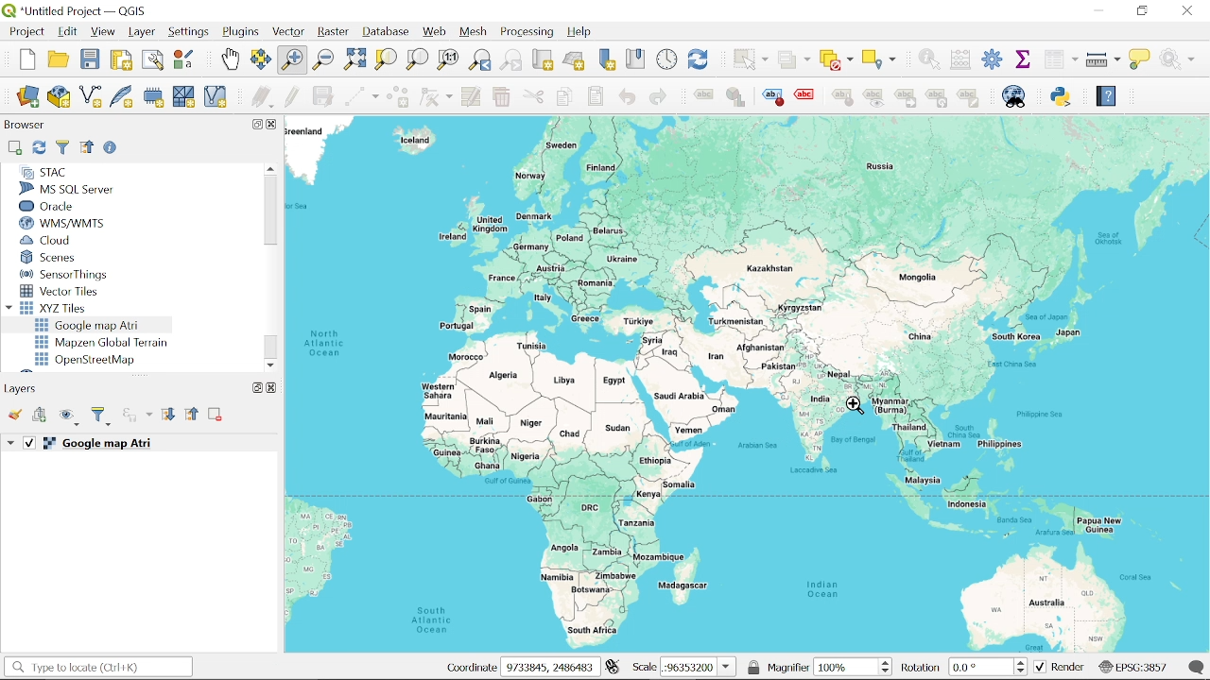  What do you see at coordinates (613, 667) in the screenshot?
I see `longnitude latitude` at bounding box center [613, 667].